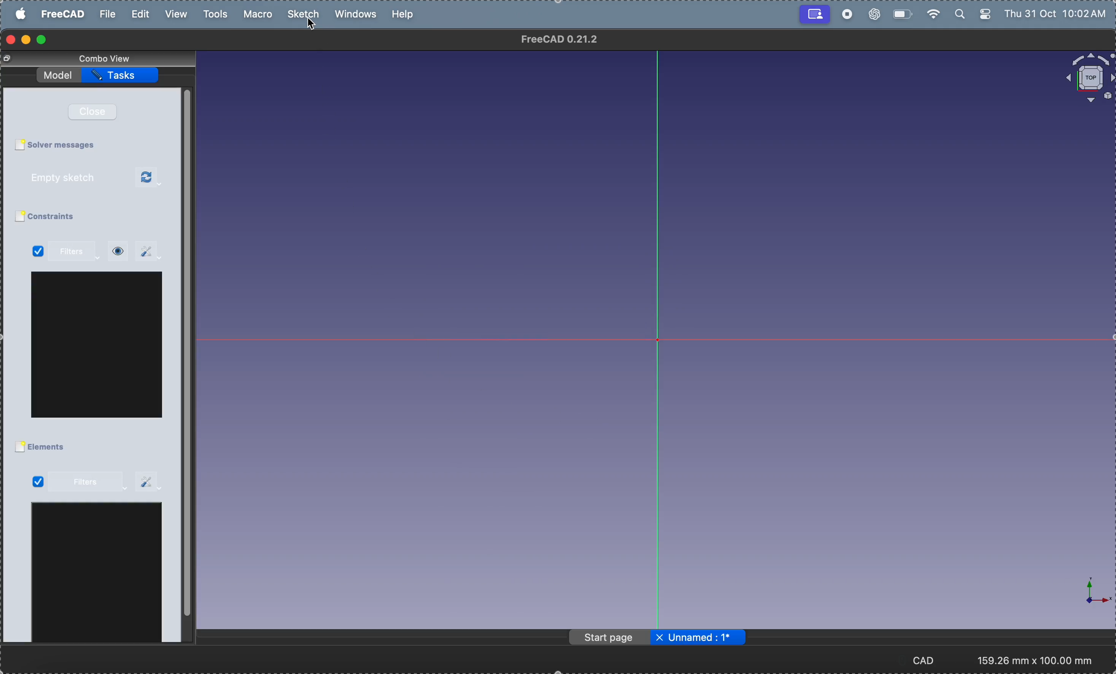 Image resolution: width=1116 pixels, height=674 pixels. Describe the element at coordinates (929, 660) in the screenshot. I see `CAD` at that location.